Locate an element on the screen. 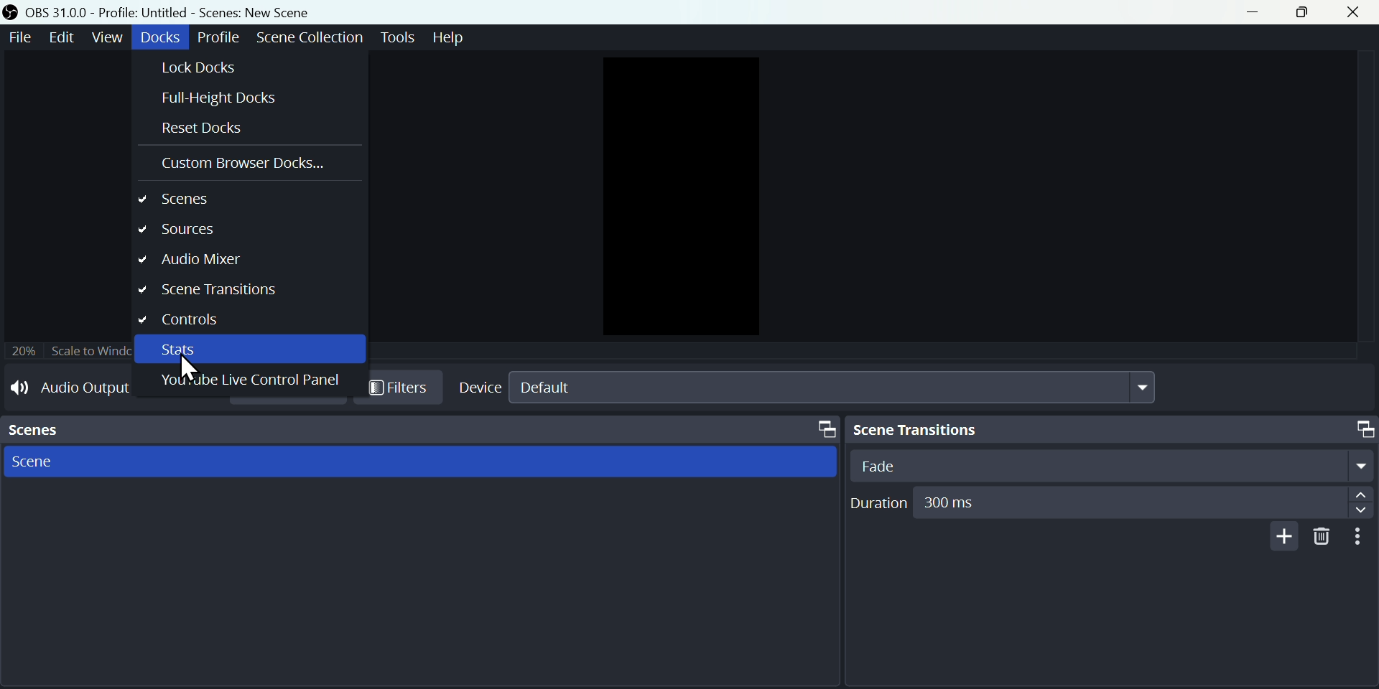 Image resolution: width=1379 pixels, height=689 pixels. edit is located at coordinates (61, 37).